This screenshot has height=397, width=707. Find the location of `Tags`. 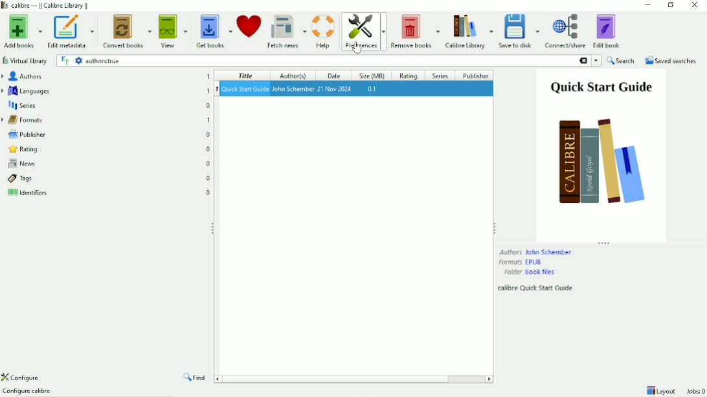

Tags is located at coordinates (107, 179).